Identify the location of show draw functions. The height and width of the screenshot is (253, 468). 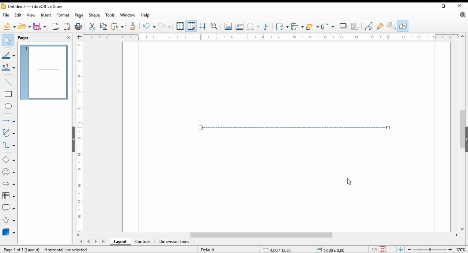
(402, 26).